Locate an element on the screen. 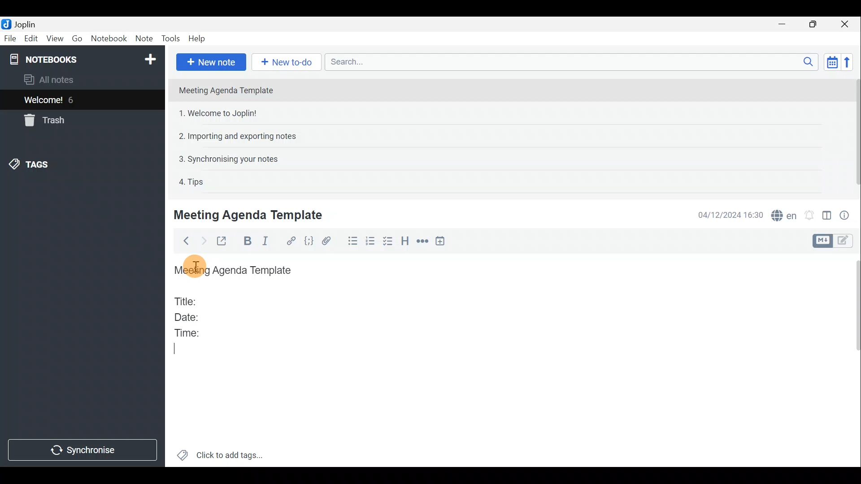 This screenshot has width=861, height=484. Note is located at coordinates (143, 37).